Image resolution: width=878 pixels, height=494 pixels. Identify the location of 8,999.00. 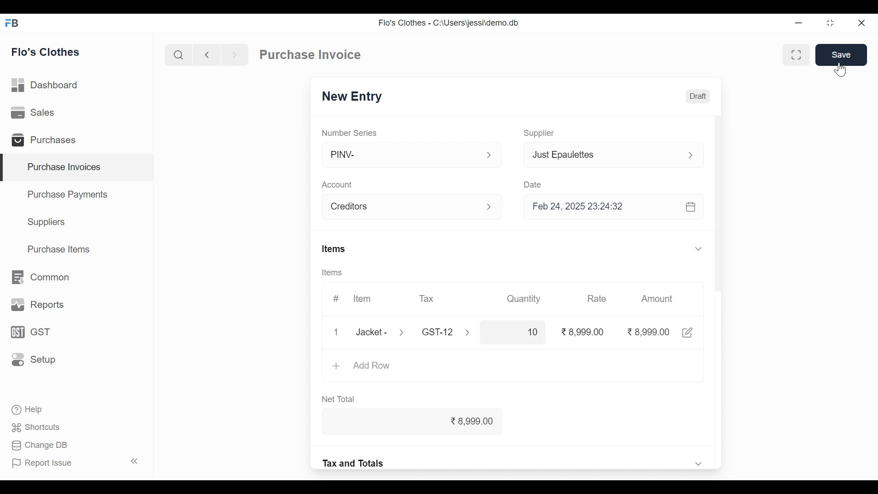
(648, 332).